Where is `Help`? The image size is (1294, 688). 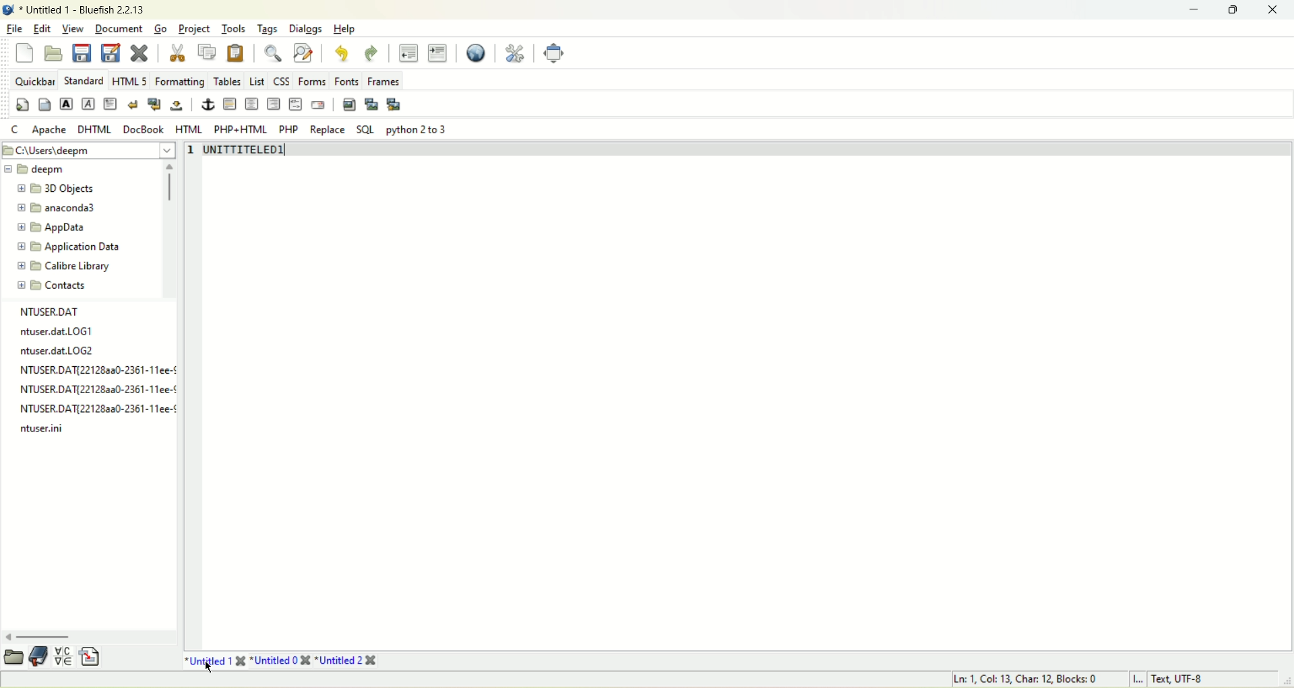 Help is located at coordinates (344, 27).